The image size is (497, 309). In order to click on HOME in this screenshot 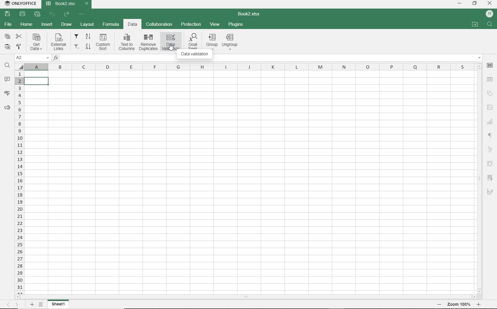, I will do `click(27, 25)`.